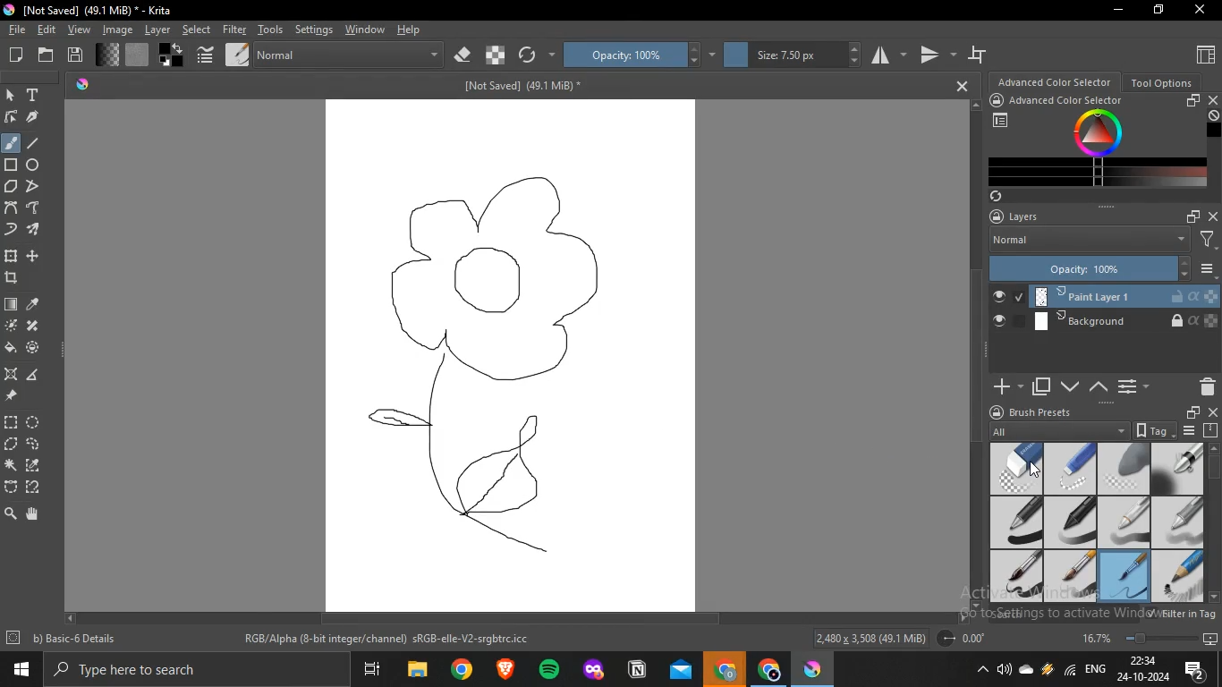 The width and height of the screenshot is (1222, 687). What do you see at coordinates (9, 327) in the screenshot?
I see `colorize mask tool` at bounding box center [9, 327].